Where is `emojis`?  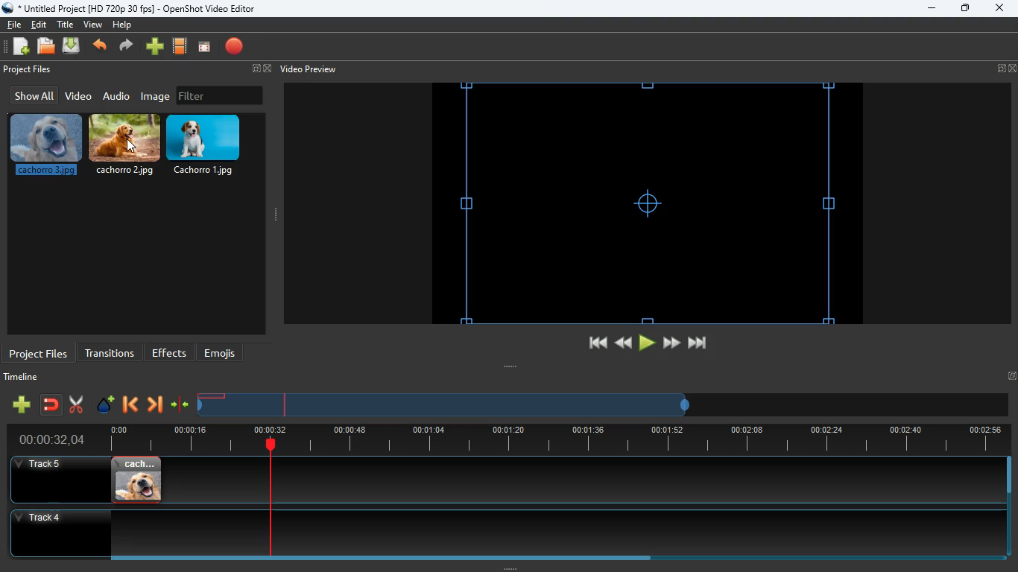
emojis is located at coordinates (224, 353).